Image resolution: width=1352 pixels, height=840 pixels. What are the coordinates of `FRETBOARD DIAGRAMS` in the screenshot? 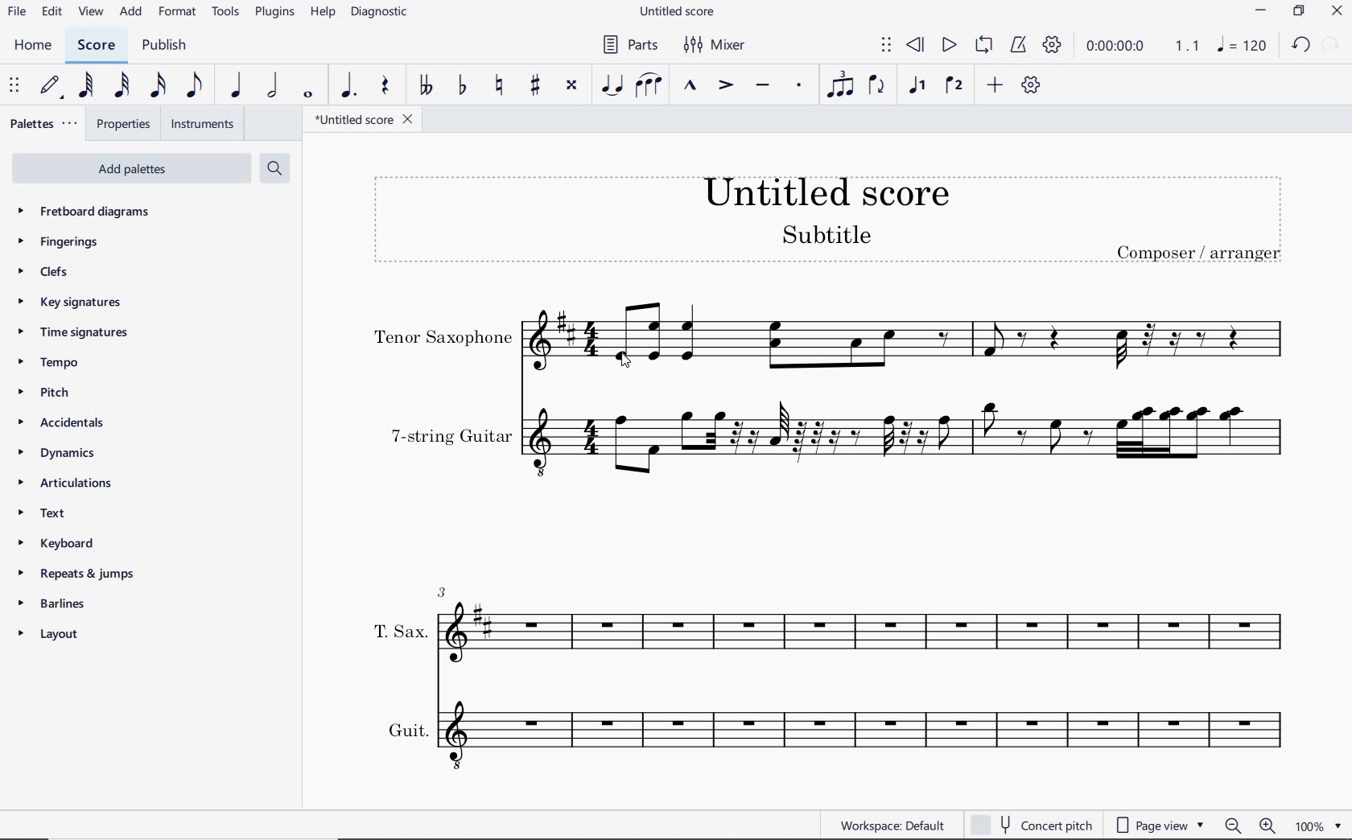 It's located at (85, 211).